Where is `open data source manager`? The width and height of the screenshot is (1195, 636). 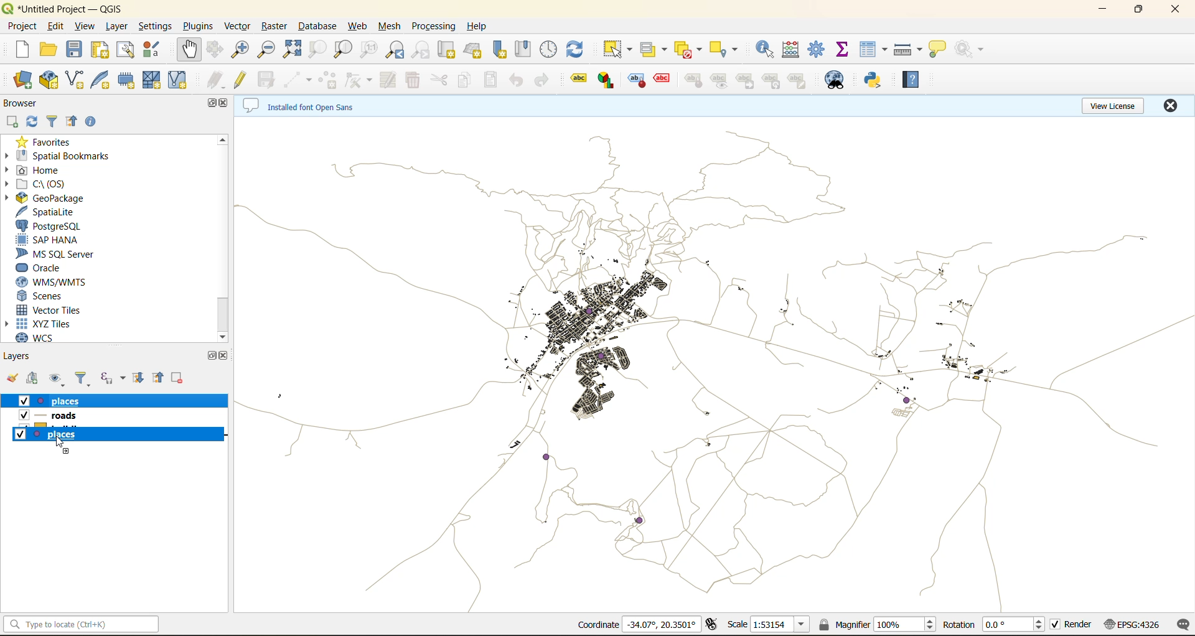
open data source manager is located at coordinates (22, 82).